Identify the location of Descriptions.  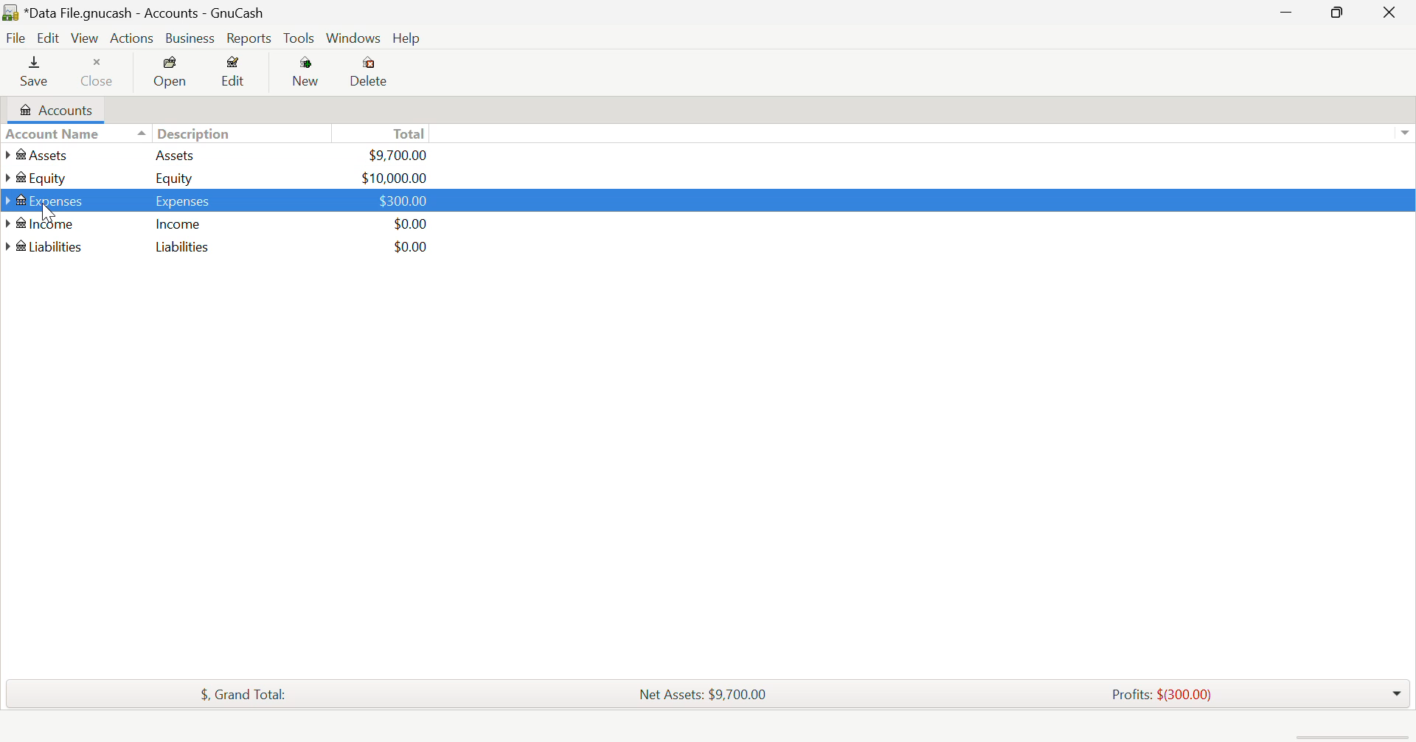
(194, 134).